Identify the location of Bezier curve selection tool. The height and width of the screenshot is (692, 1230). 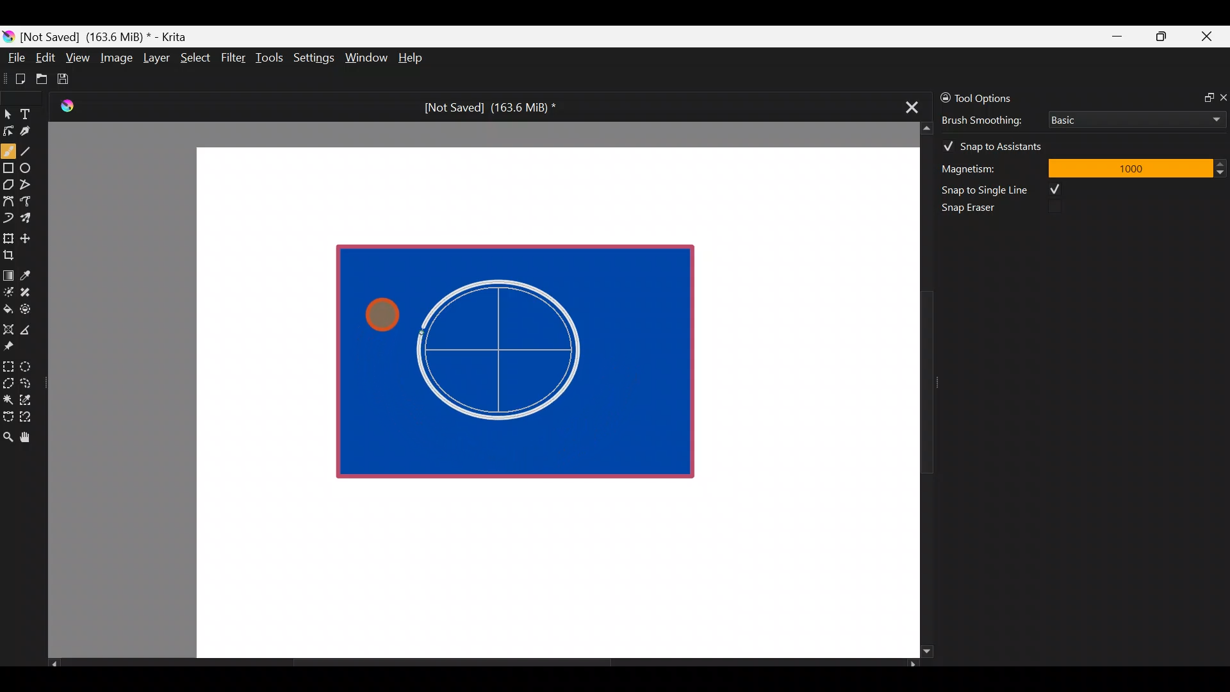
(8, 415).